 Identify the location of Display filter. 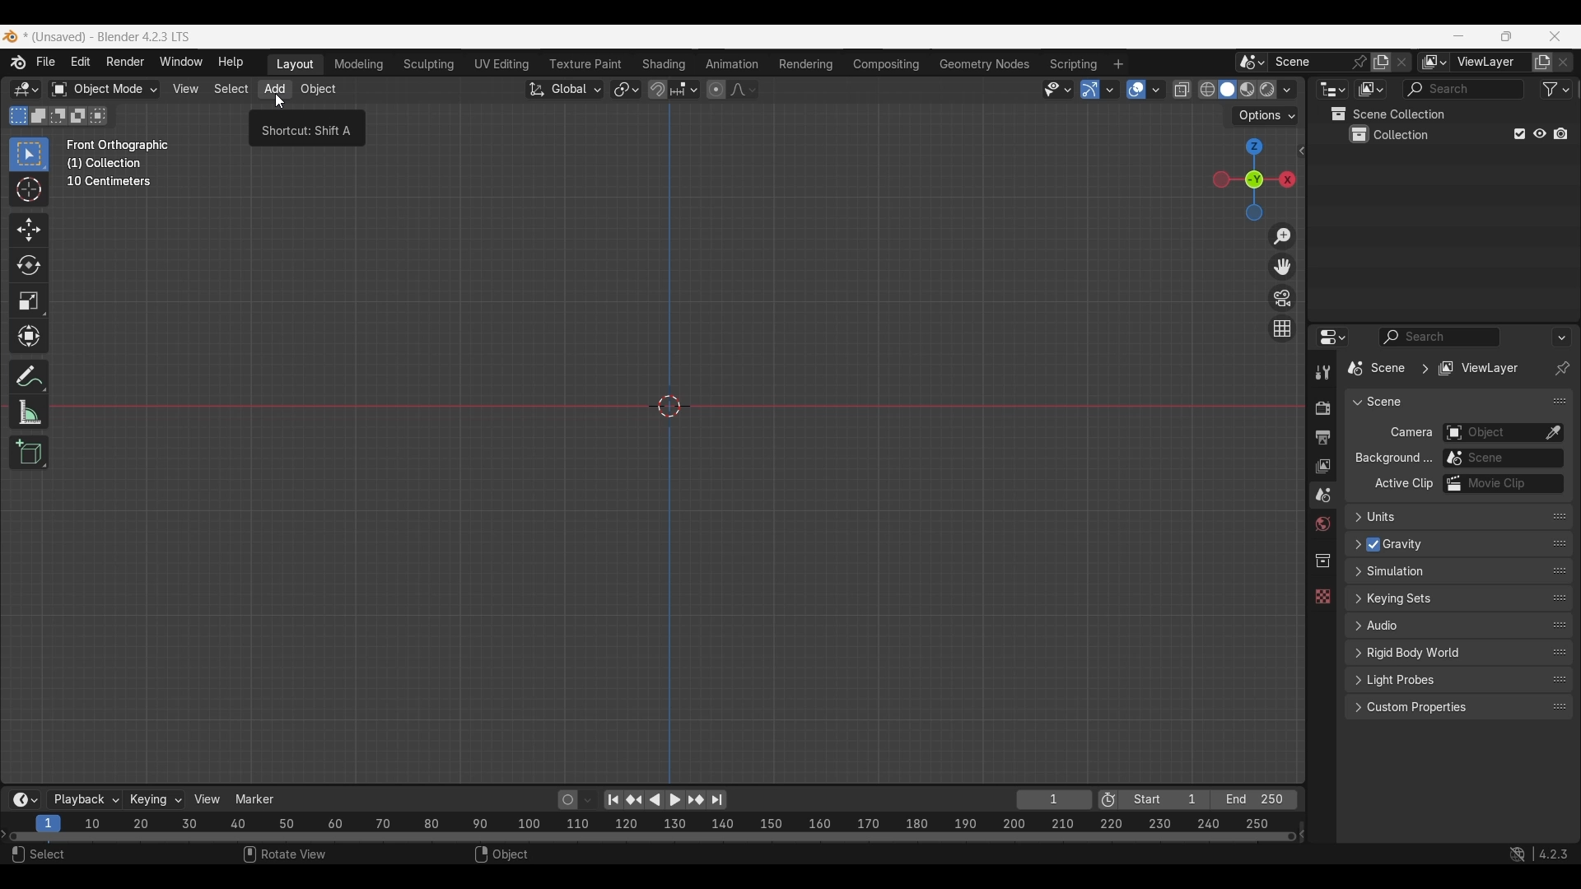
(1440, 337).